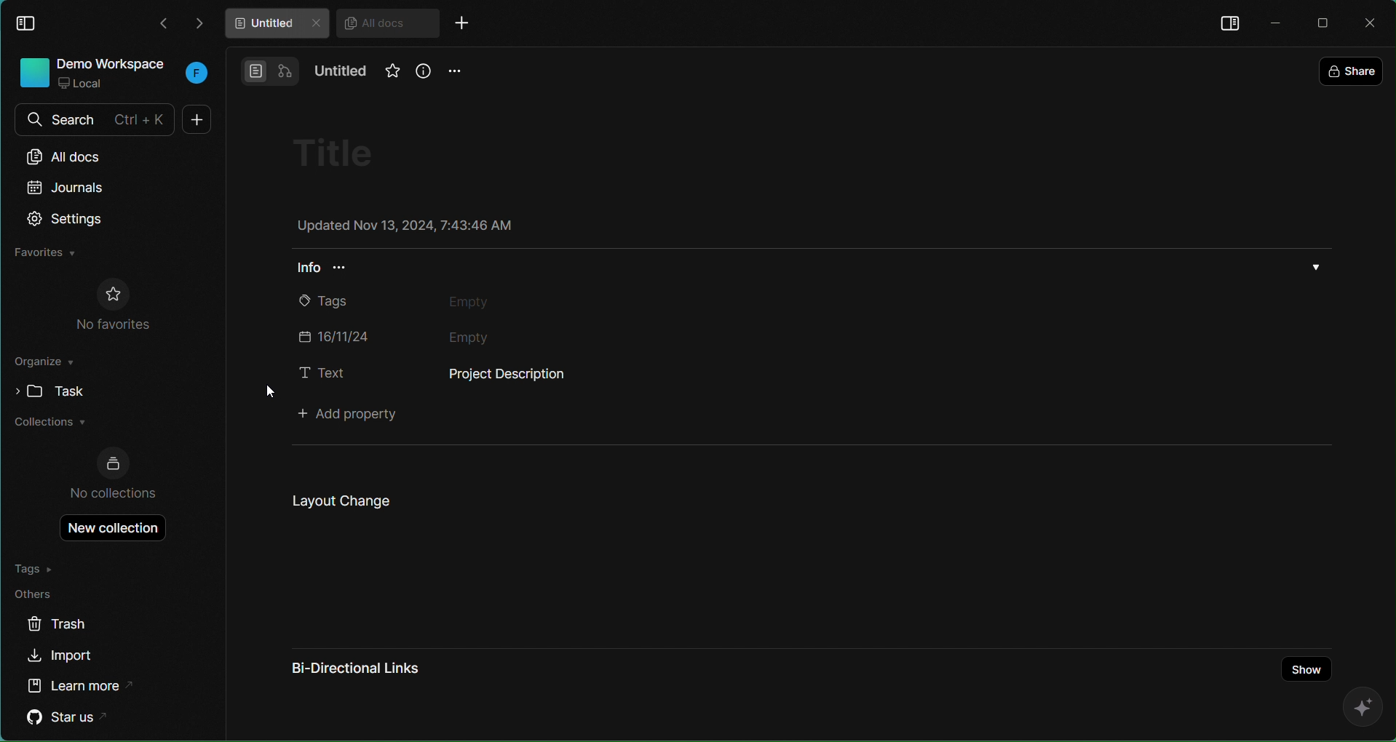 This screenshot has height=742, width=1396. What do you see at coordinates (1229, 22) in the screenshot?
I see `display` at bounding box center [1229, 22].